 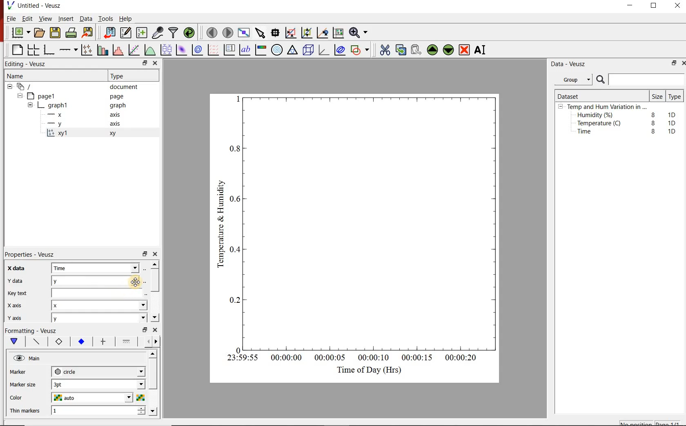 I want to click on 3d scene, so click(x=309, y=51).